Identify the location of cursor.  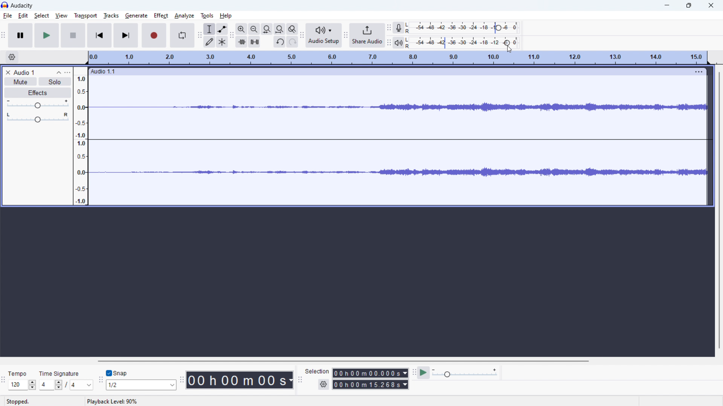
(511, 49).